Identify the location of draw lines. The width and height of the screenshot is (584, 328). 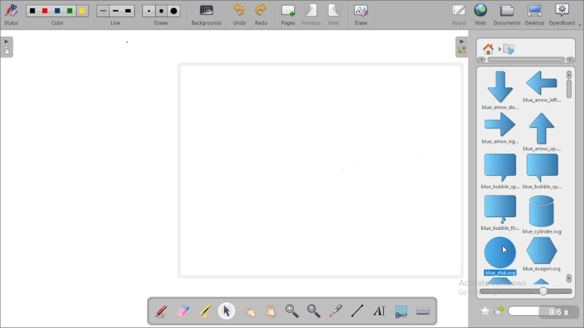
(357, 311).